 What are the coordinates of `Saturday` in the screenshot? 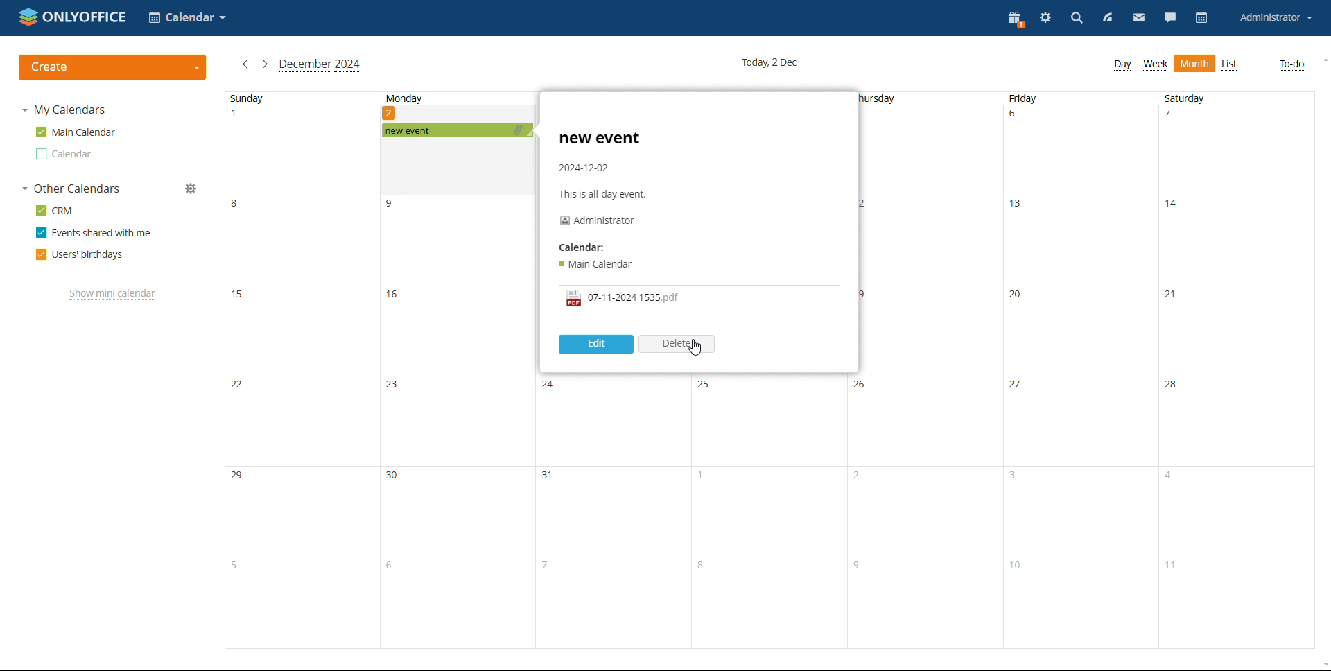 It's located at (1185, 98).